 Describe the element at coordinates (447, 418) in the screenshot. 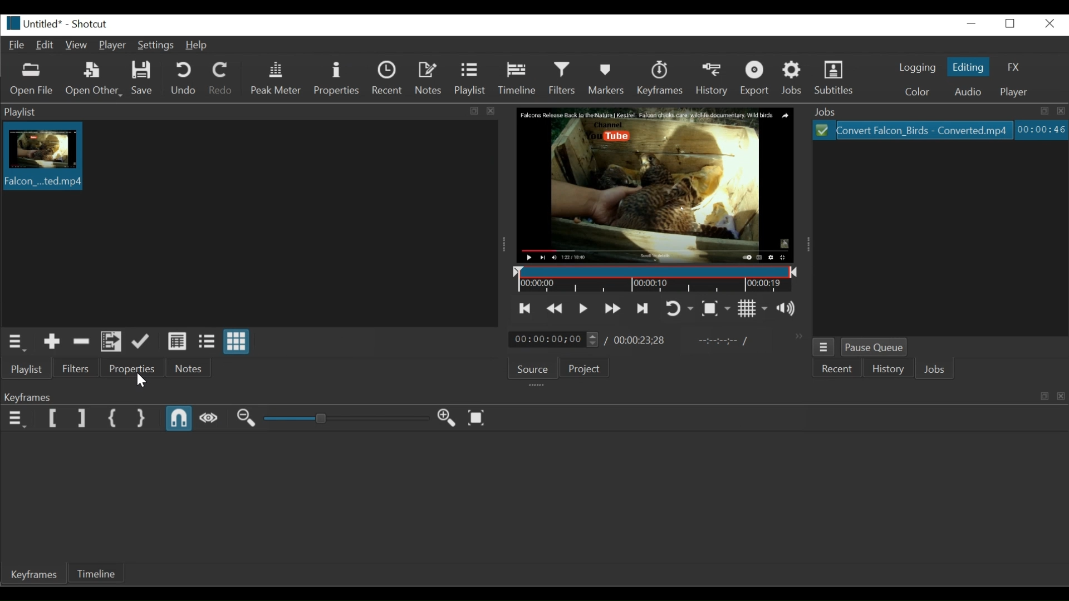

I see `Zoom in Keyframe` at that location.